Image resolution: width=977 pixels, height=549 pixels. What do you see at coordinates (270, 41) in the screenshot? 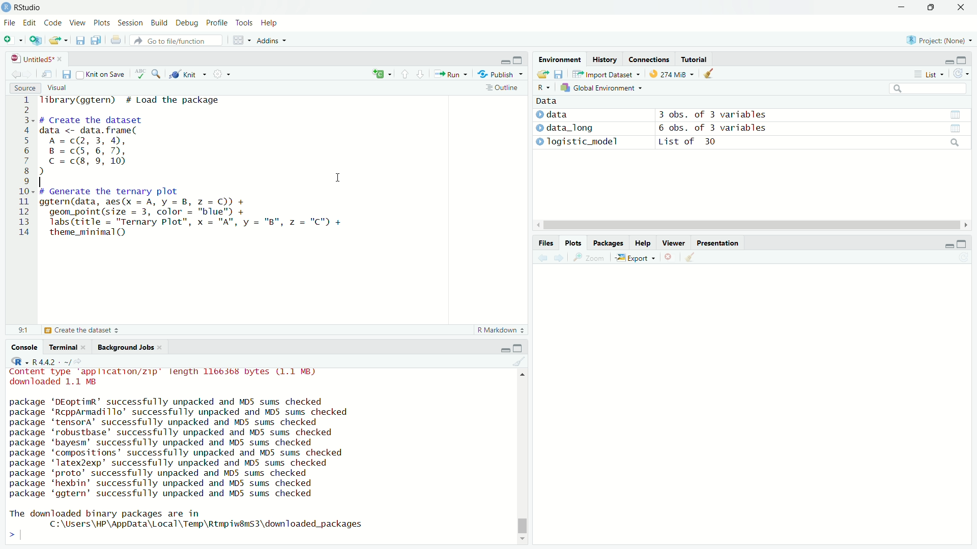
I see `Addins ~` at bounding box center [270, 41].